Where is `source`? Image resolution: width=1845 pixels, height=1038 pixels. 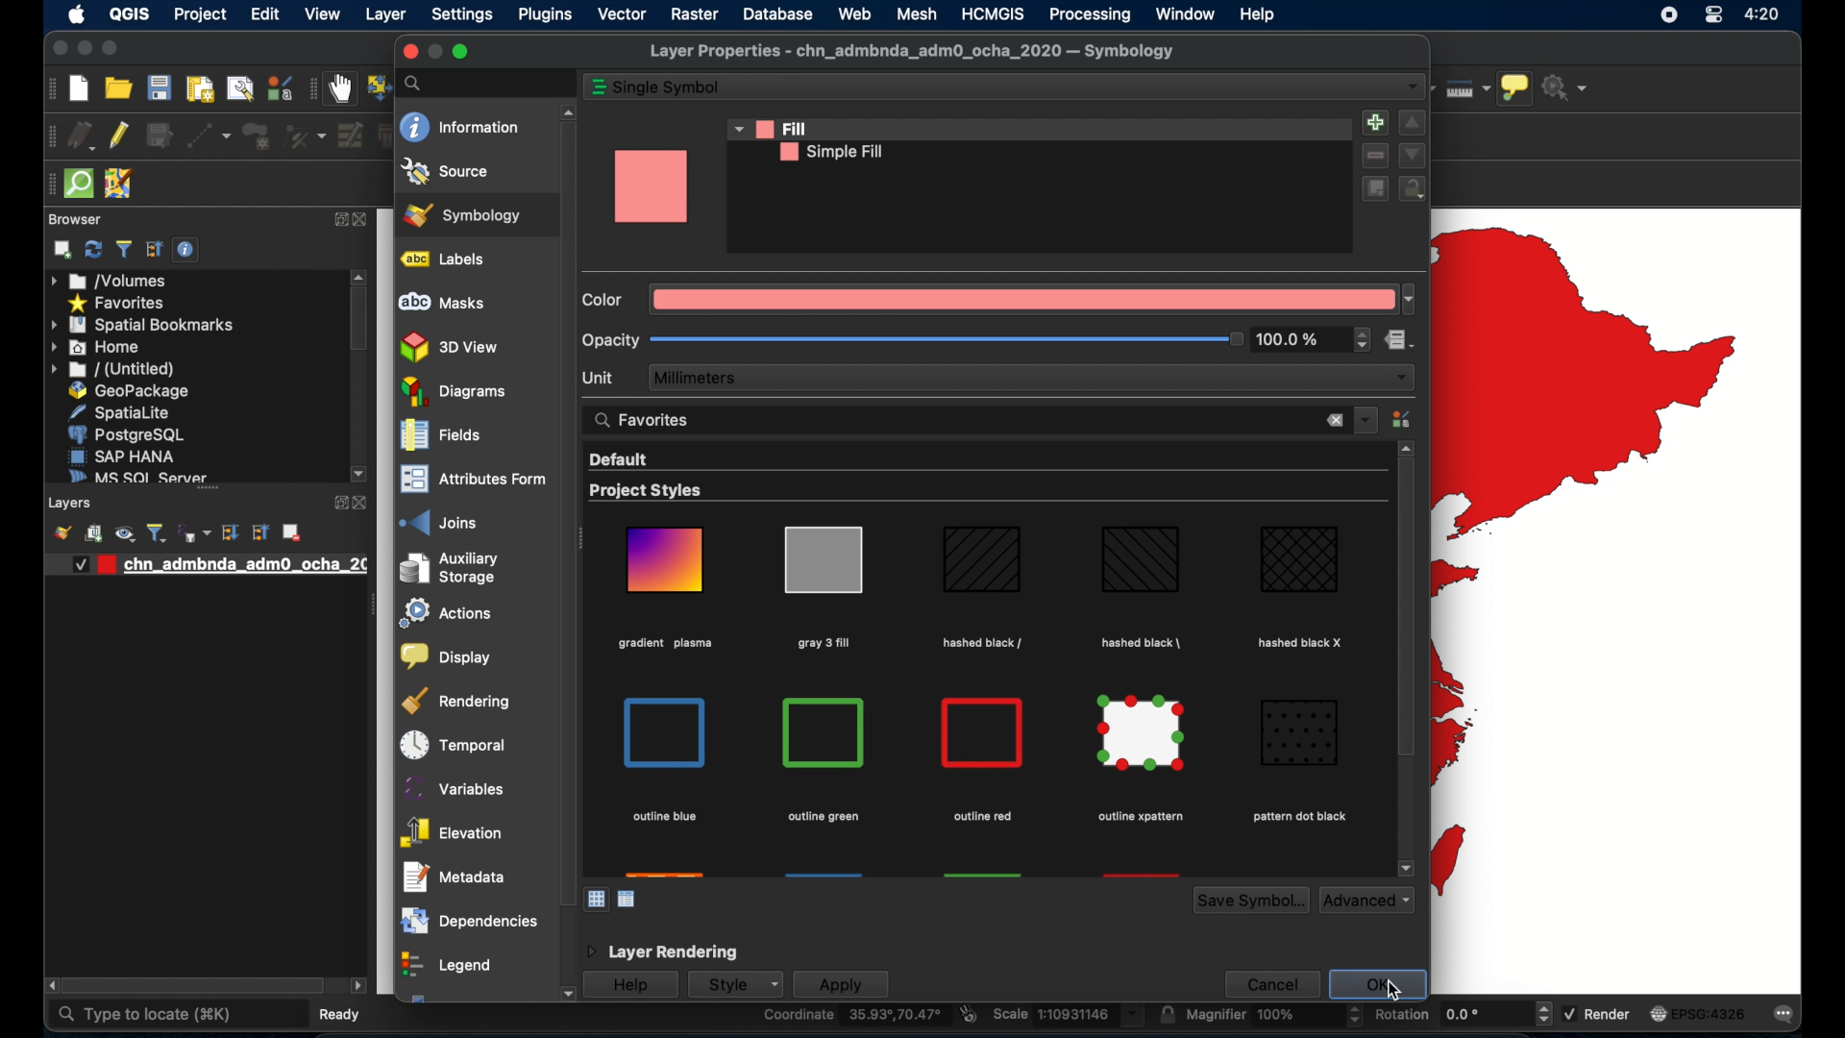 source is located at coordinates (446, 171).